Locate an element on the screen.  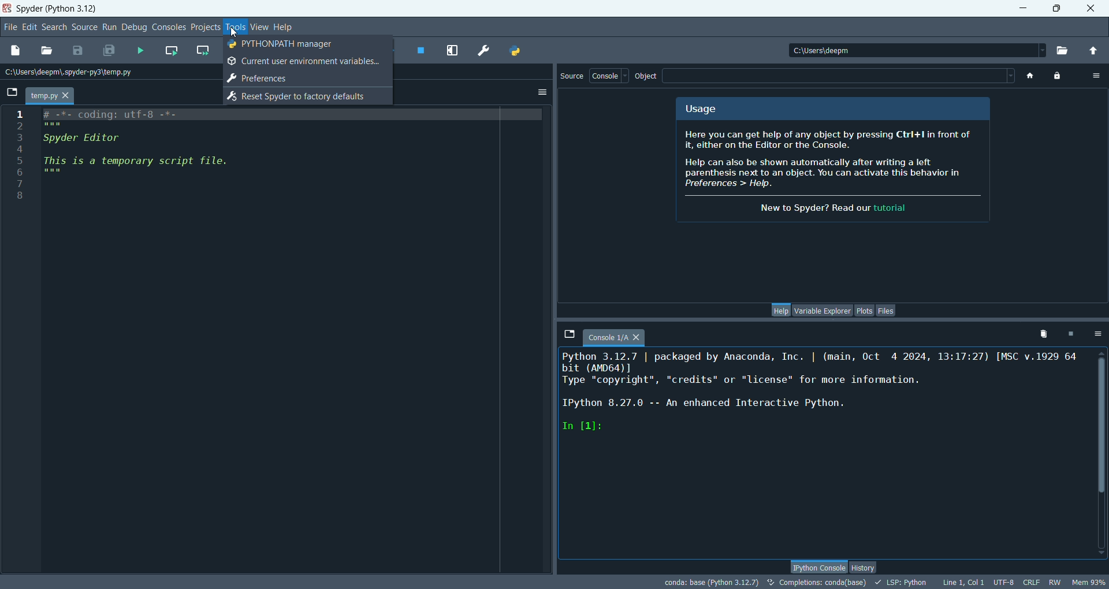
maximize current pane is located at coordinates (452, 50).